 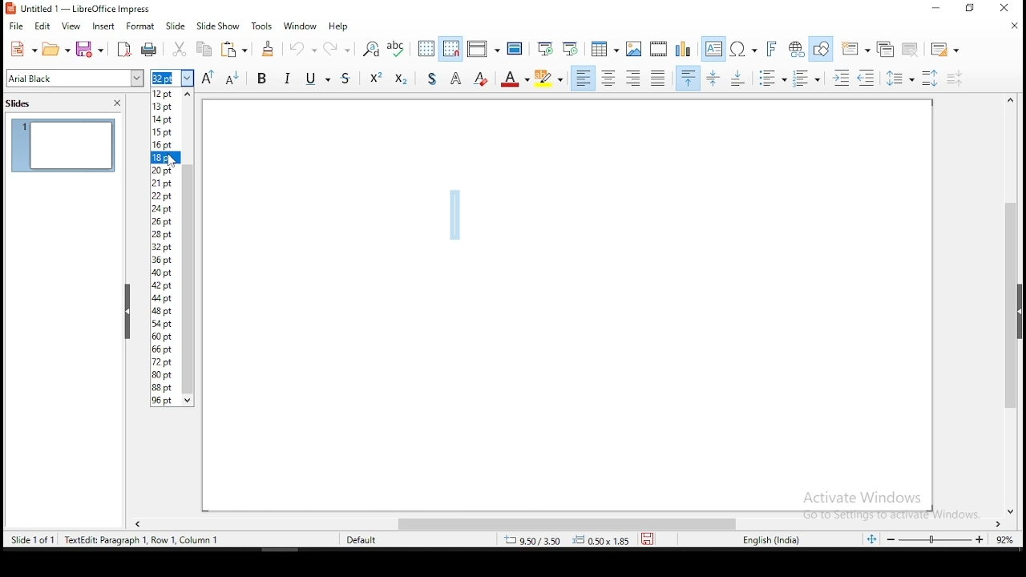 What do you see at coordinates (149, 50) in the screenshot?
I see `print` at bounding box center [149, 50].